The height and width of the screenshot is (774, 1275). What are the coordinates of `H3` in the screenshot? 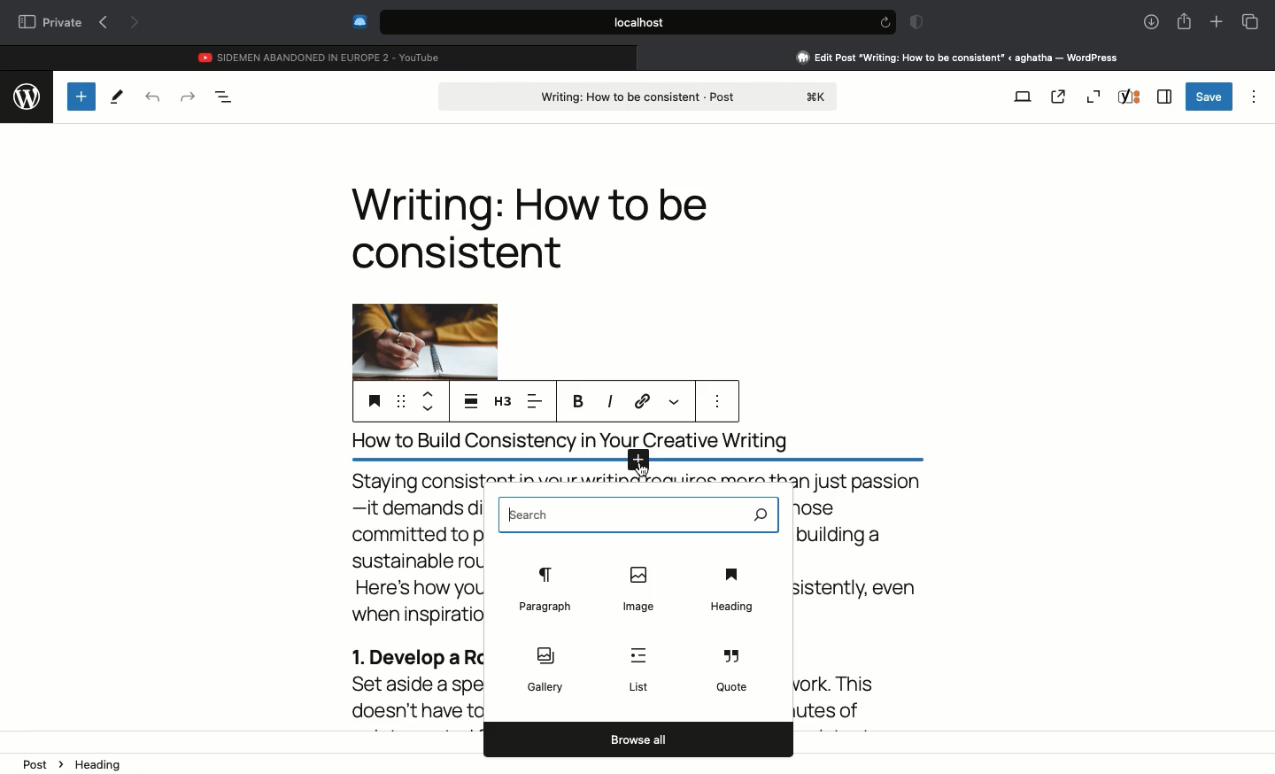 It's located at (503, 401).